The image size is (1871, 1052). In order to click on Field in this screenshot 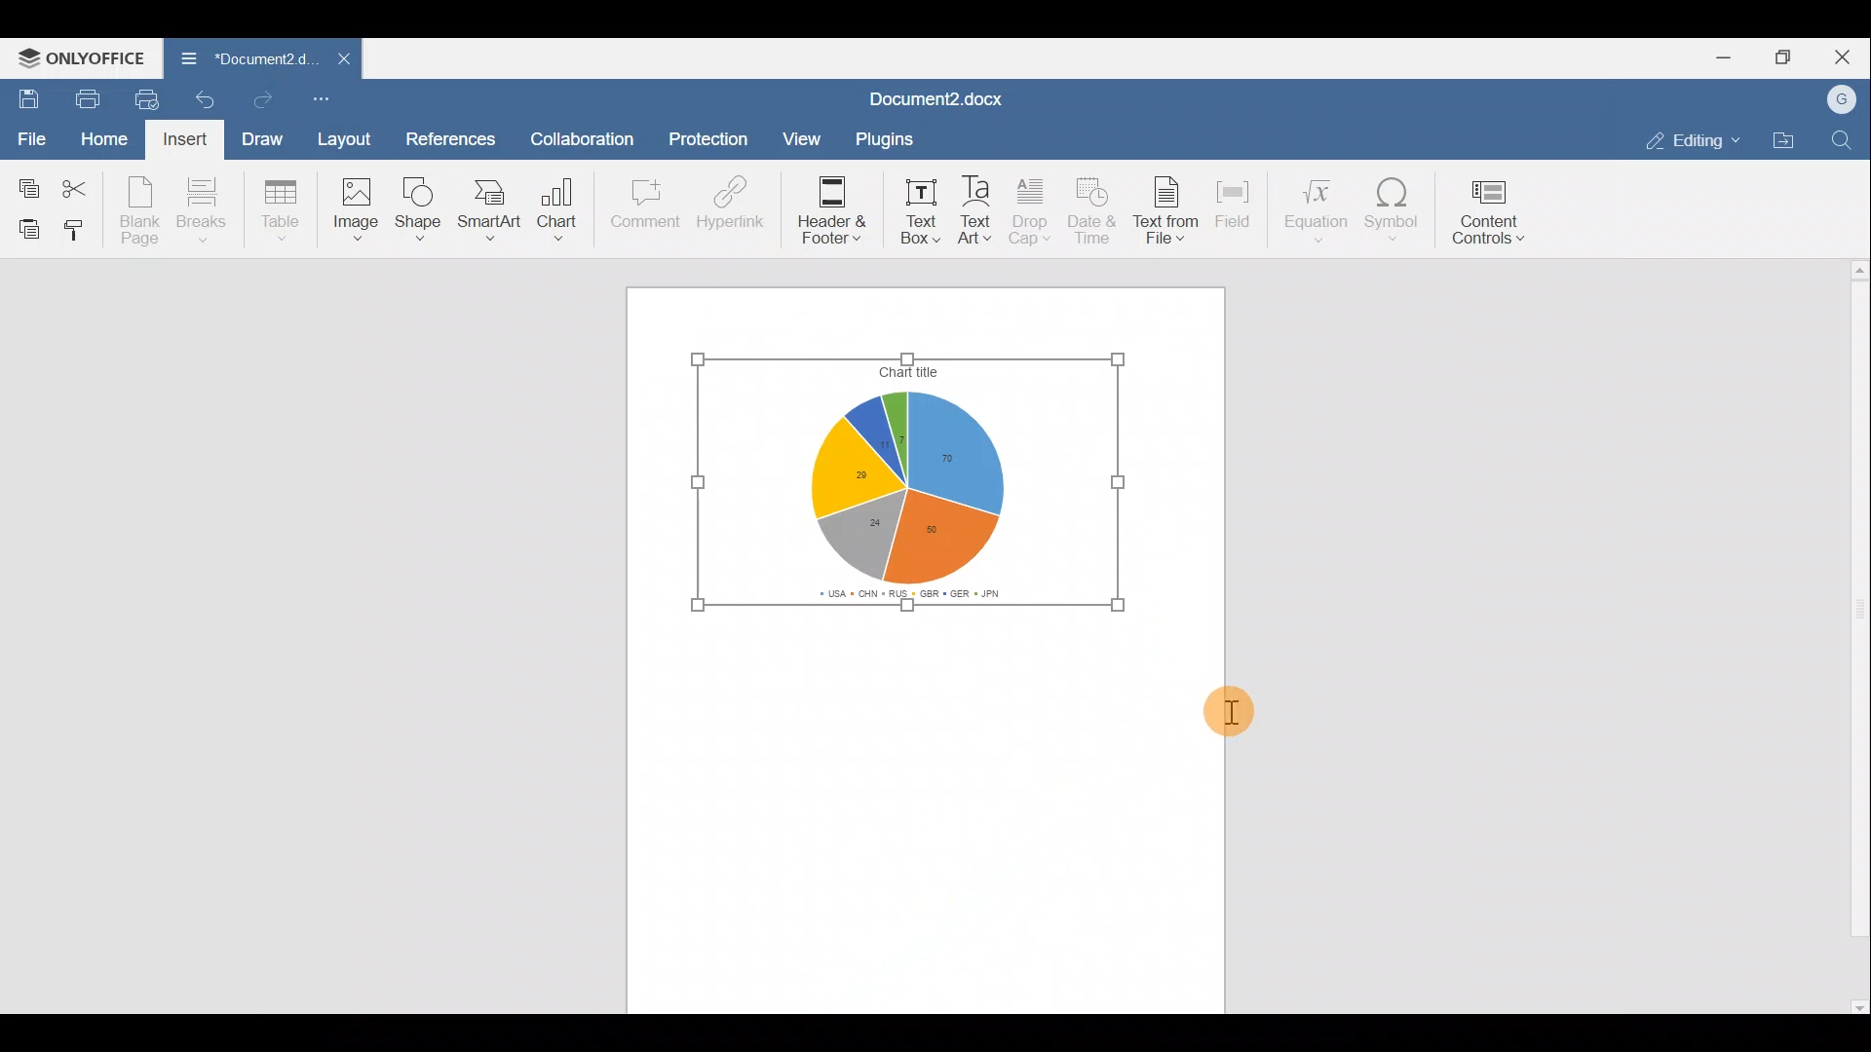, I will do `click(1238, 206)`.